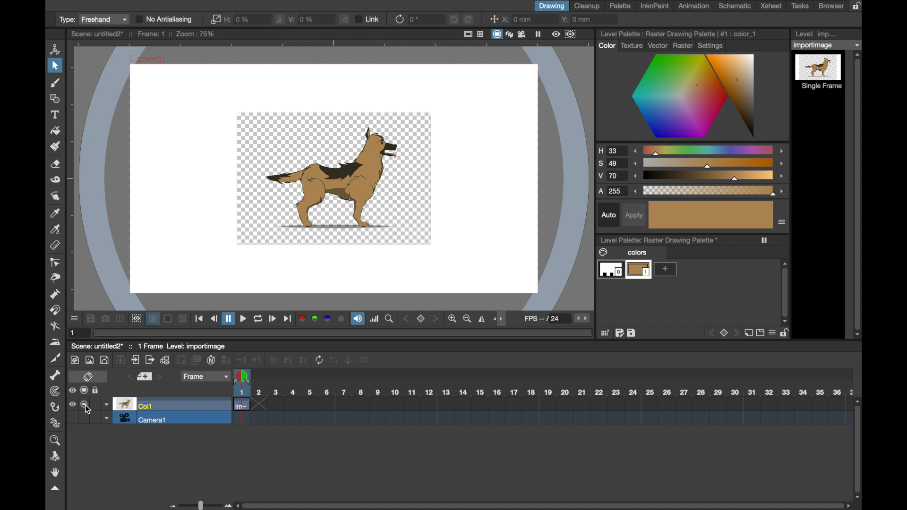 The image size is (907, 510). Describe the element at coordinates (56, 440) in the screenshot. I see `zoom` at that location.